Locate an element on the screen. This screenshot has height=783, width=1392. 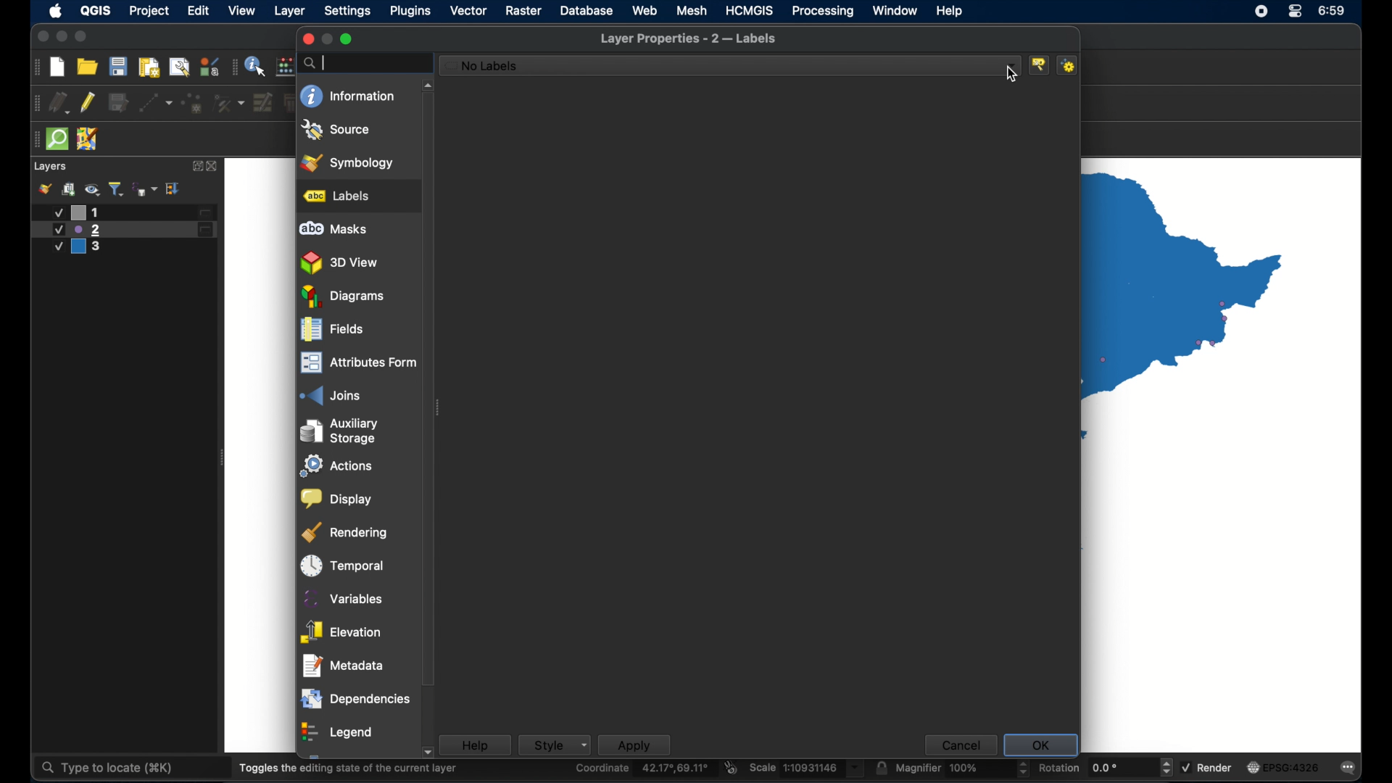
auxilliary storage is located at coordinates (344, 431).